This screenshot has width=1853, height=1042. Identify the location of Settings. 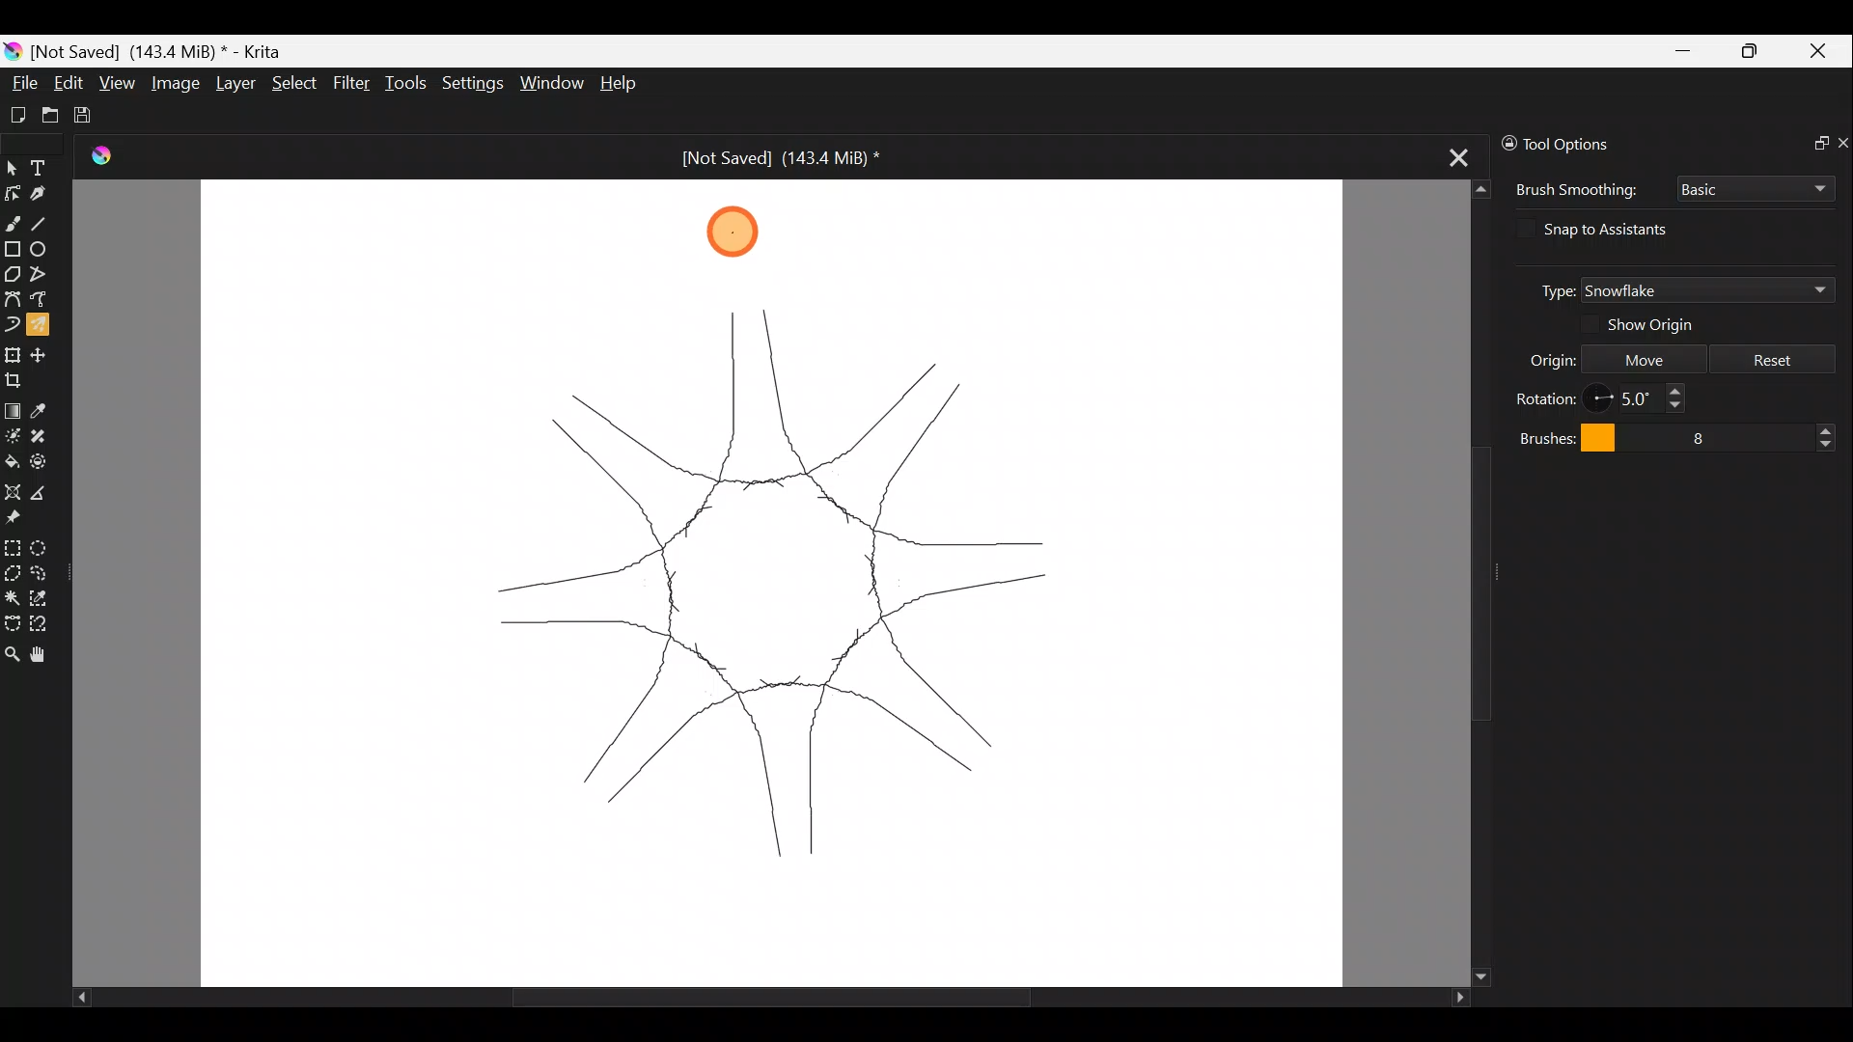
(469, 84).